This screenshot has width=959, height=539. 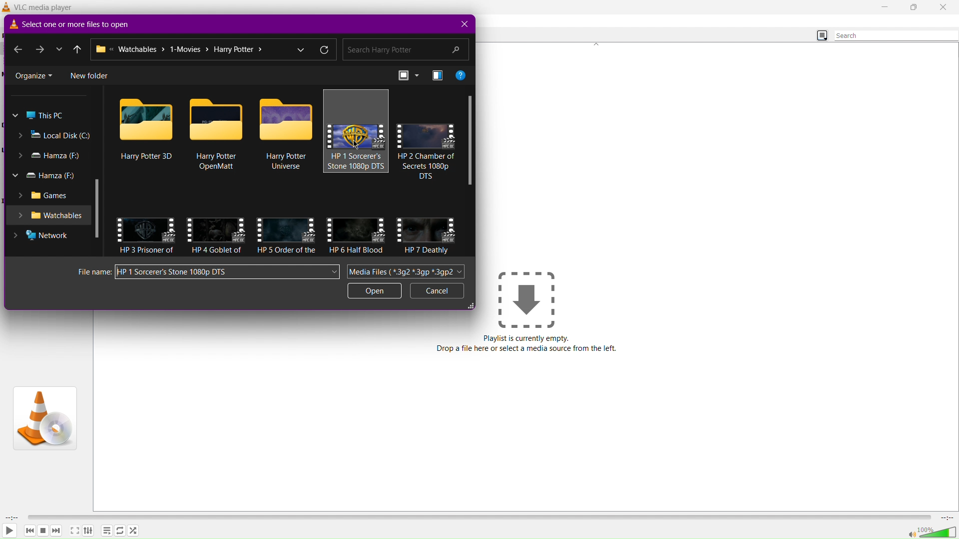 What do you see at coordinates (41, 235) in the screenshot?
I see `network` at bounding box center [41, 235].